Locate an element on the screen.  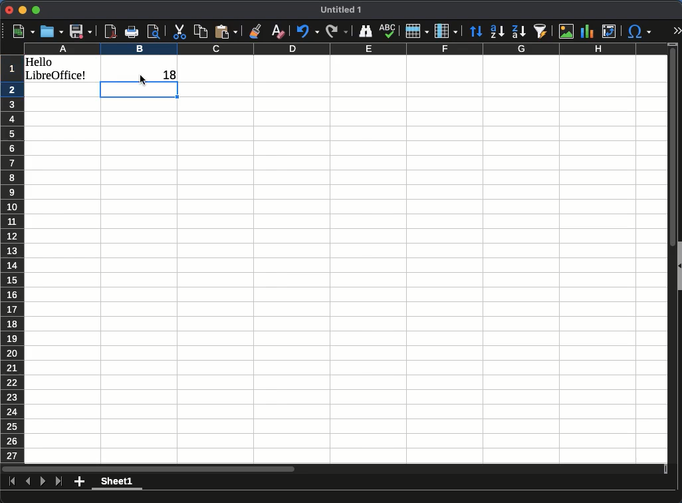
cut is located at coordinates (178, 31).